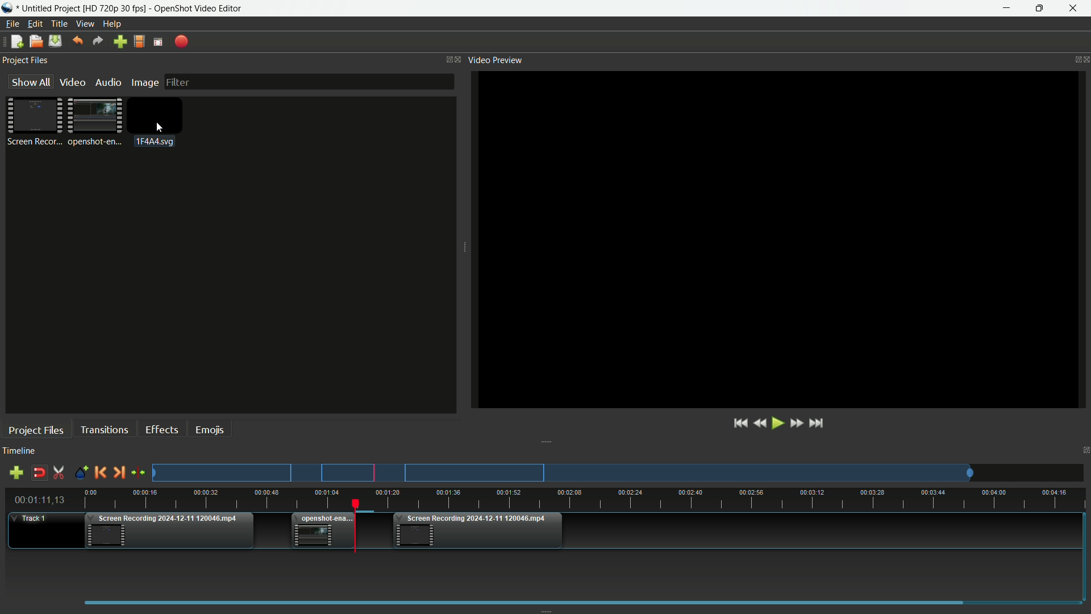 The image size is (1091, 614). What do you see at coordinates (169, 533) in the screenshot?
I see `Video one in timeline` at bounding box center [169, 533].